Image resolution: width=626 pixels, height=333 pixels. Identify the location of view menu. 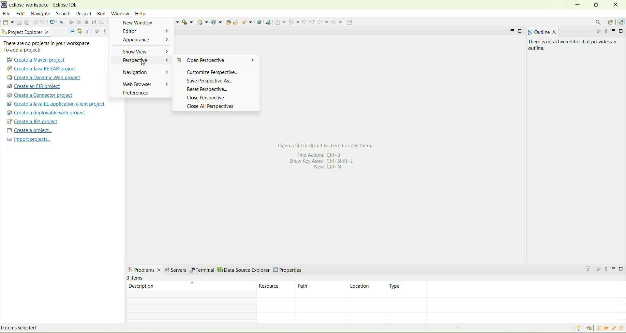
(607, 32).